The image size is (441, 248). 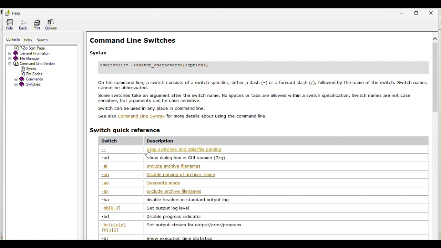 I want to click on ‘Set output stream for output/error/progress, so click(x=195, y=225).